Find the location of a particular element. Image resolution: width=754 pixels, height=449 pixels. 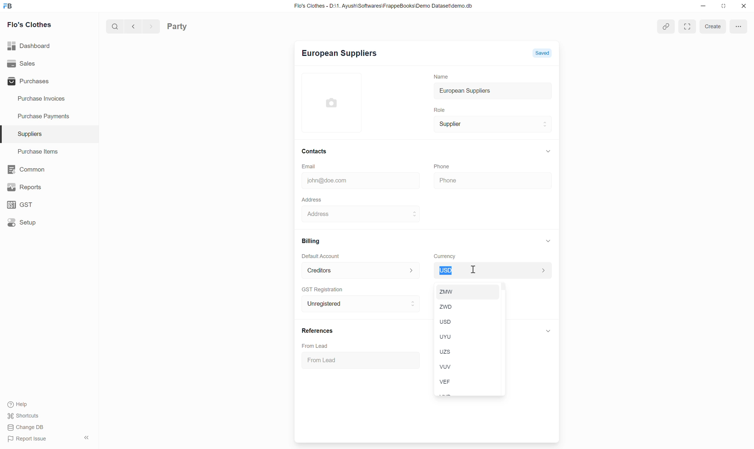

Saved is located at coordinates (545, 54).